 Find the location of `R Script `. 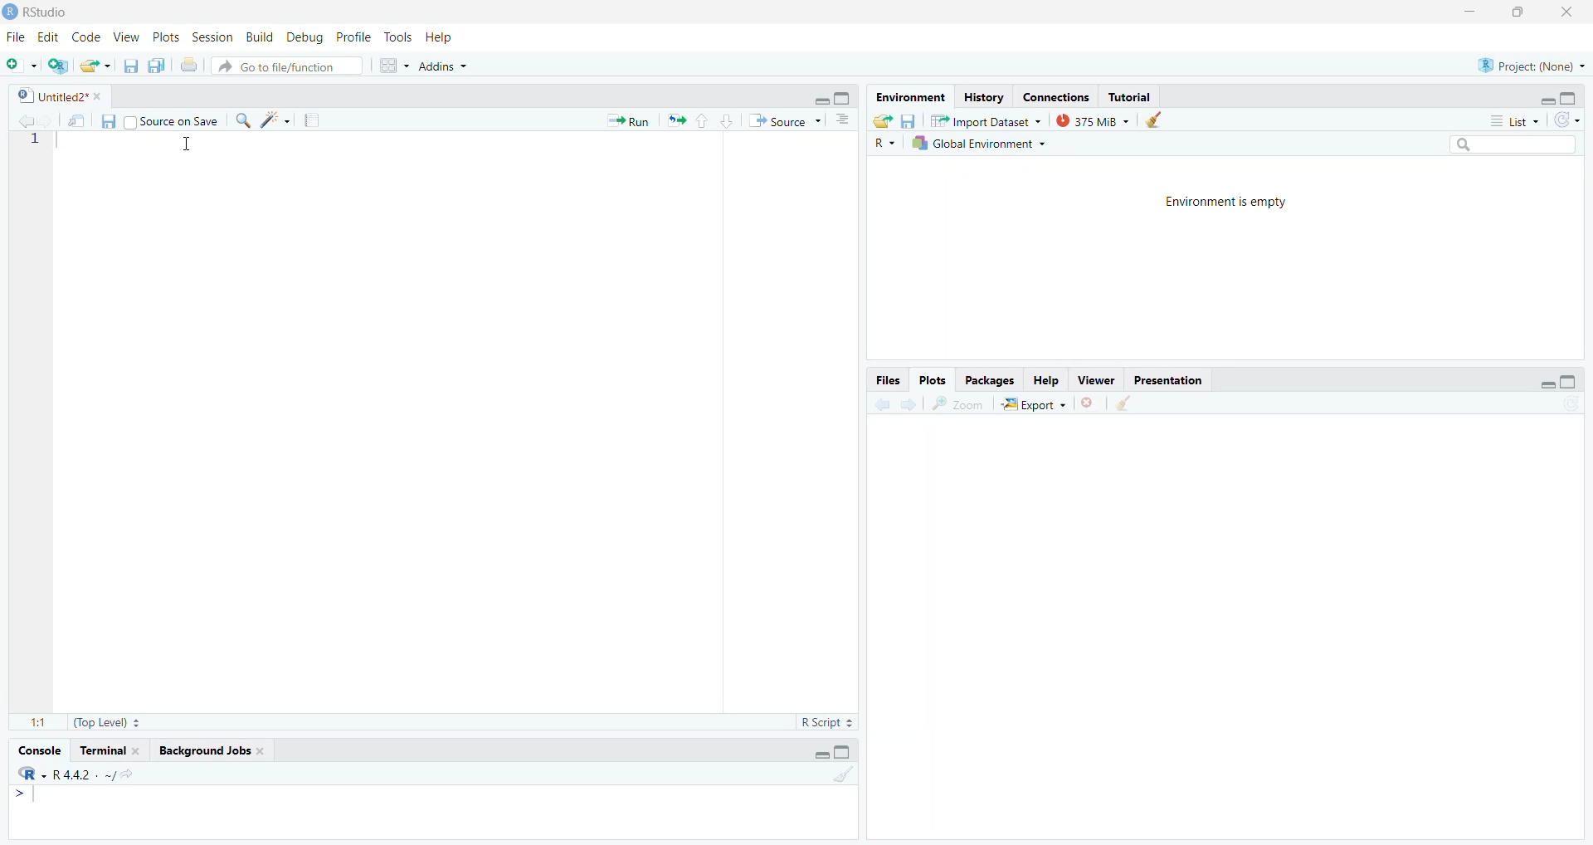

R Script  is located at coordinates (823, 723).